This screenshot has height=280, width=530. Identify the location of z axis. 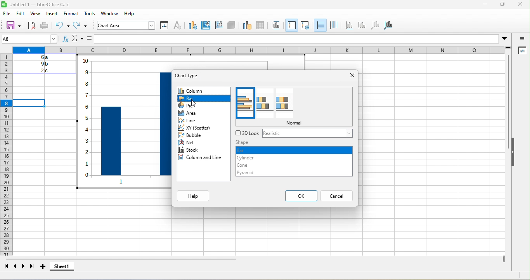
(374, 26).